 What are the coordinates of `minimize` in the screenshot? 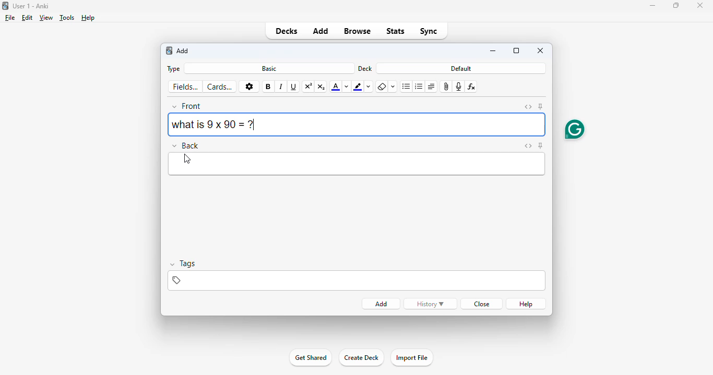 It's located at (652, 6).